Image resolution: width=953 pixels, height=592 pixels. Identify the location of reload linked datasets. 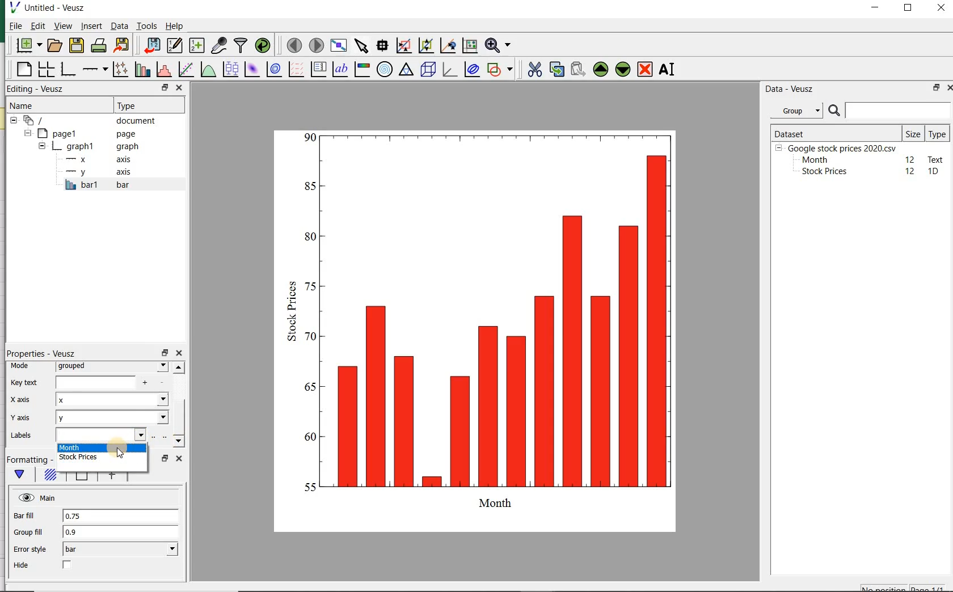
(265, 46).